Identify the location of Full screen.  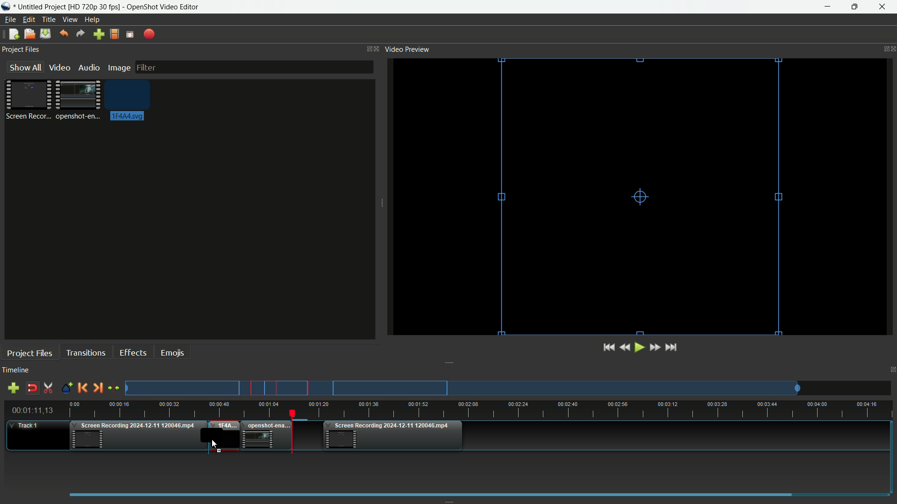
(130, 35).